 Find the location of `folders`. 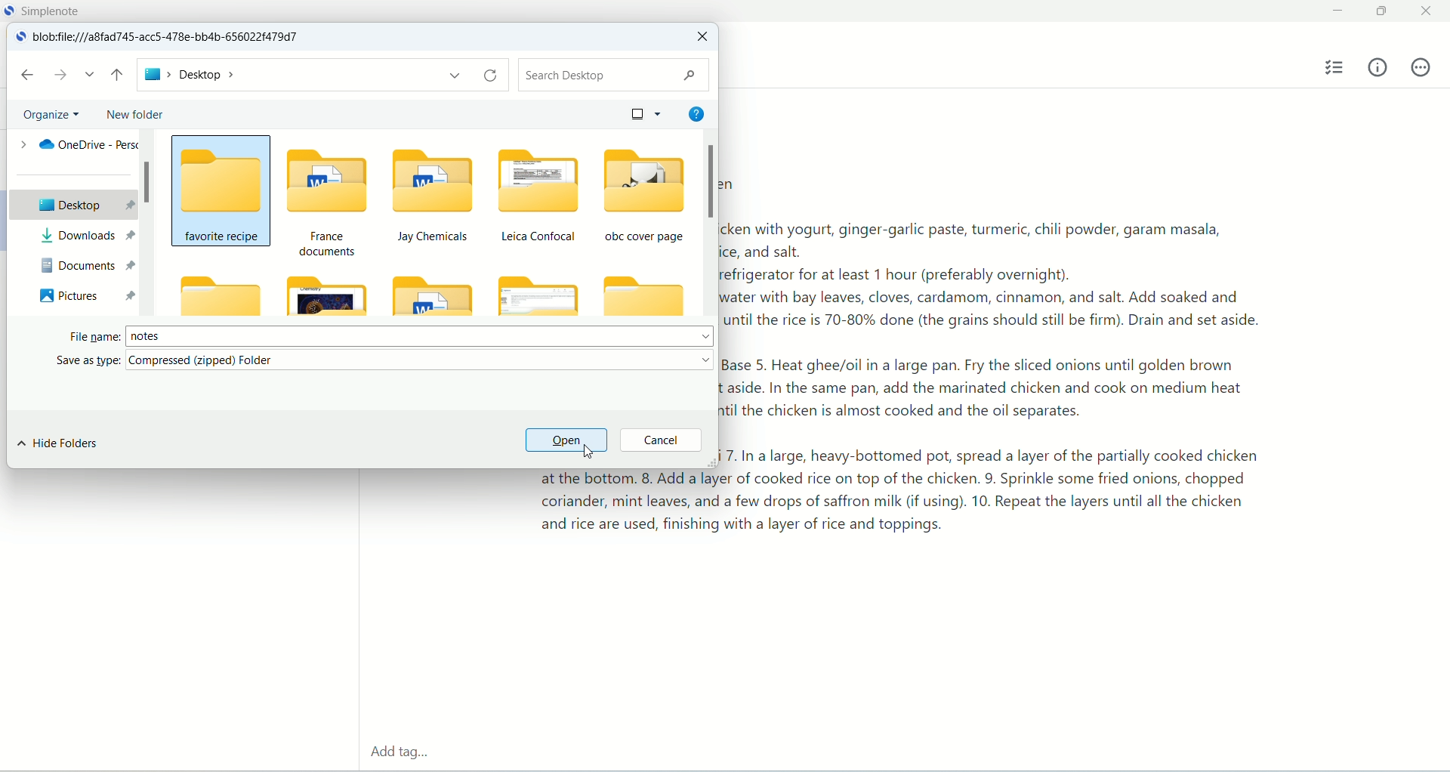

folders is located at coordinates (488, 229).